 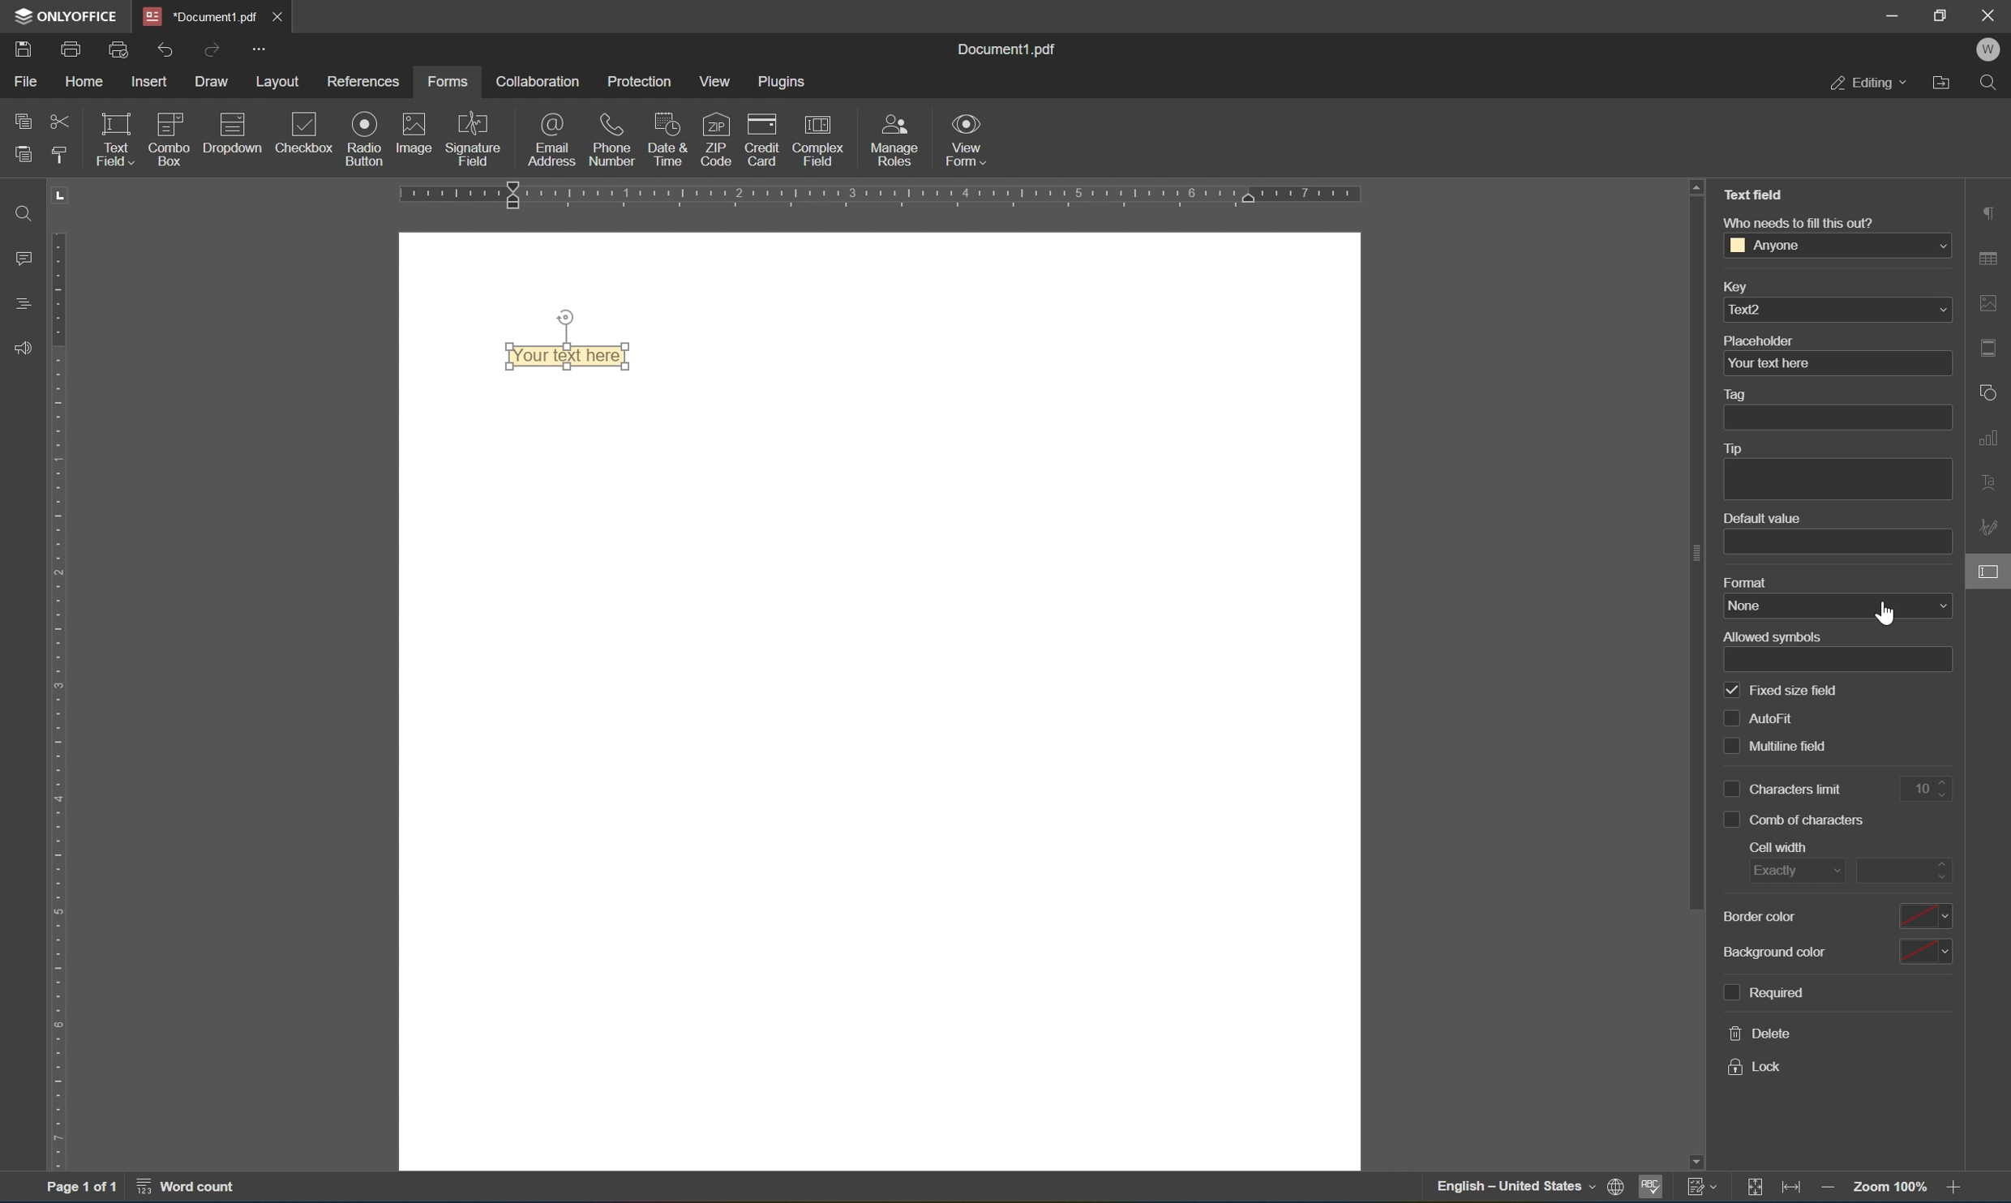 I want to click on customize quick access toolbar, so click(x=260, y=45).